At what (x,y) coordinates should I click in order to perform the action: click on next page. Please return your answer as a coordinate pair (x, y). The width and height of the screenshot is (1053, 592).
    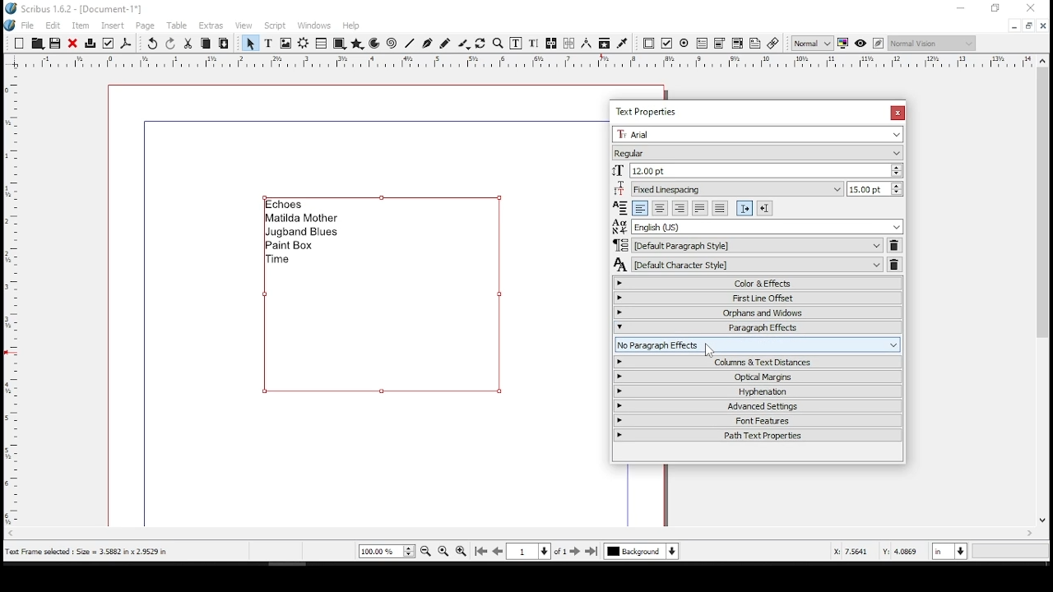
    Looking at the image, I should click on (575, 551).